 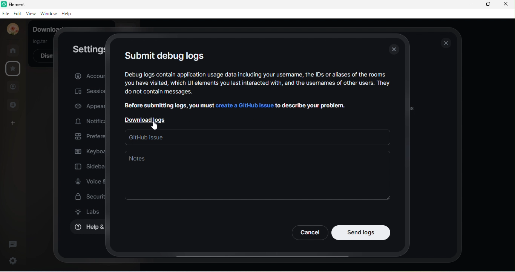 What do you see at coordinates (20, 4) in the screenshot?
I see `Element` at bounding box center [20, 4].